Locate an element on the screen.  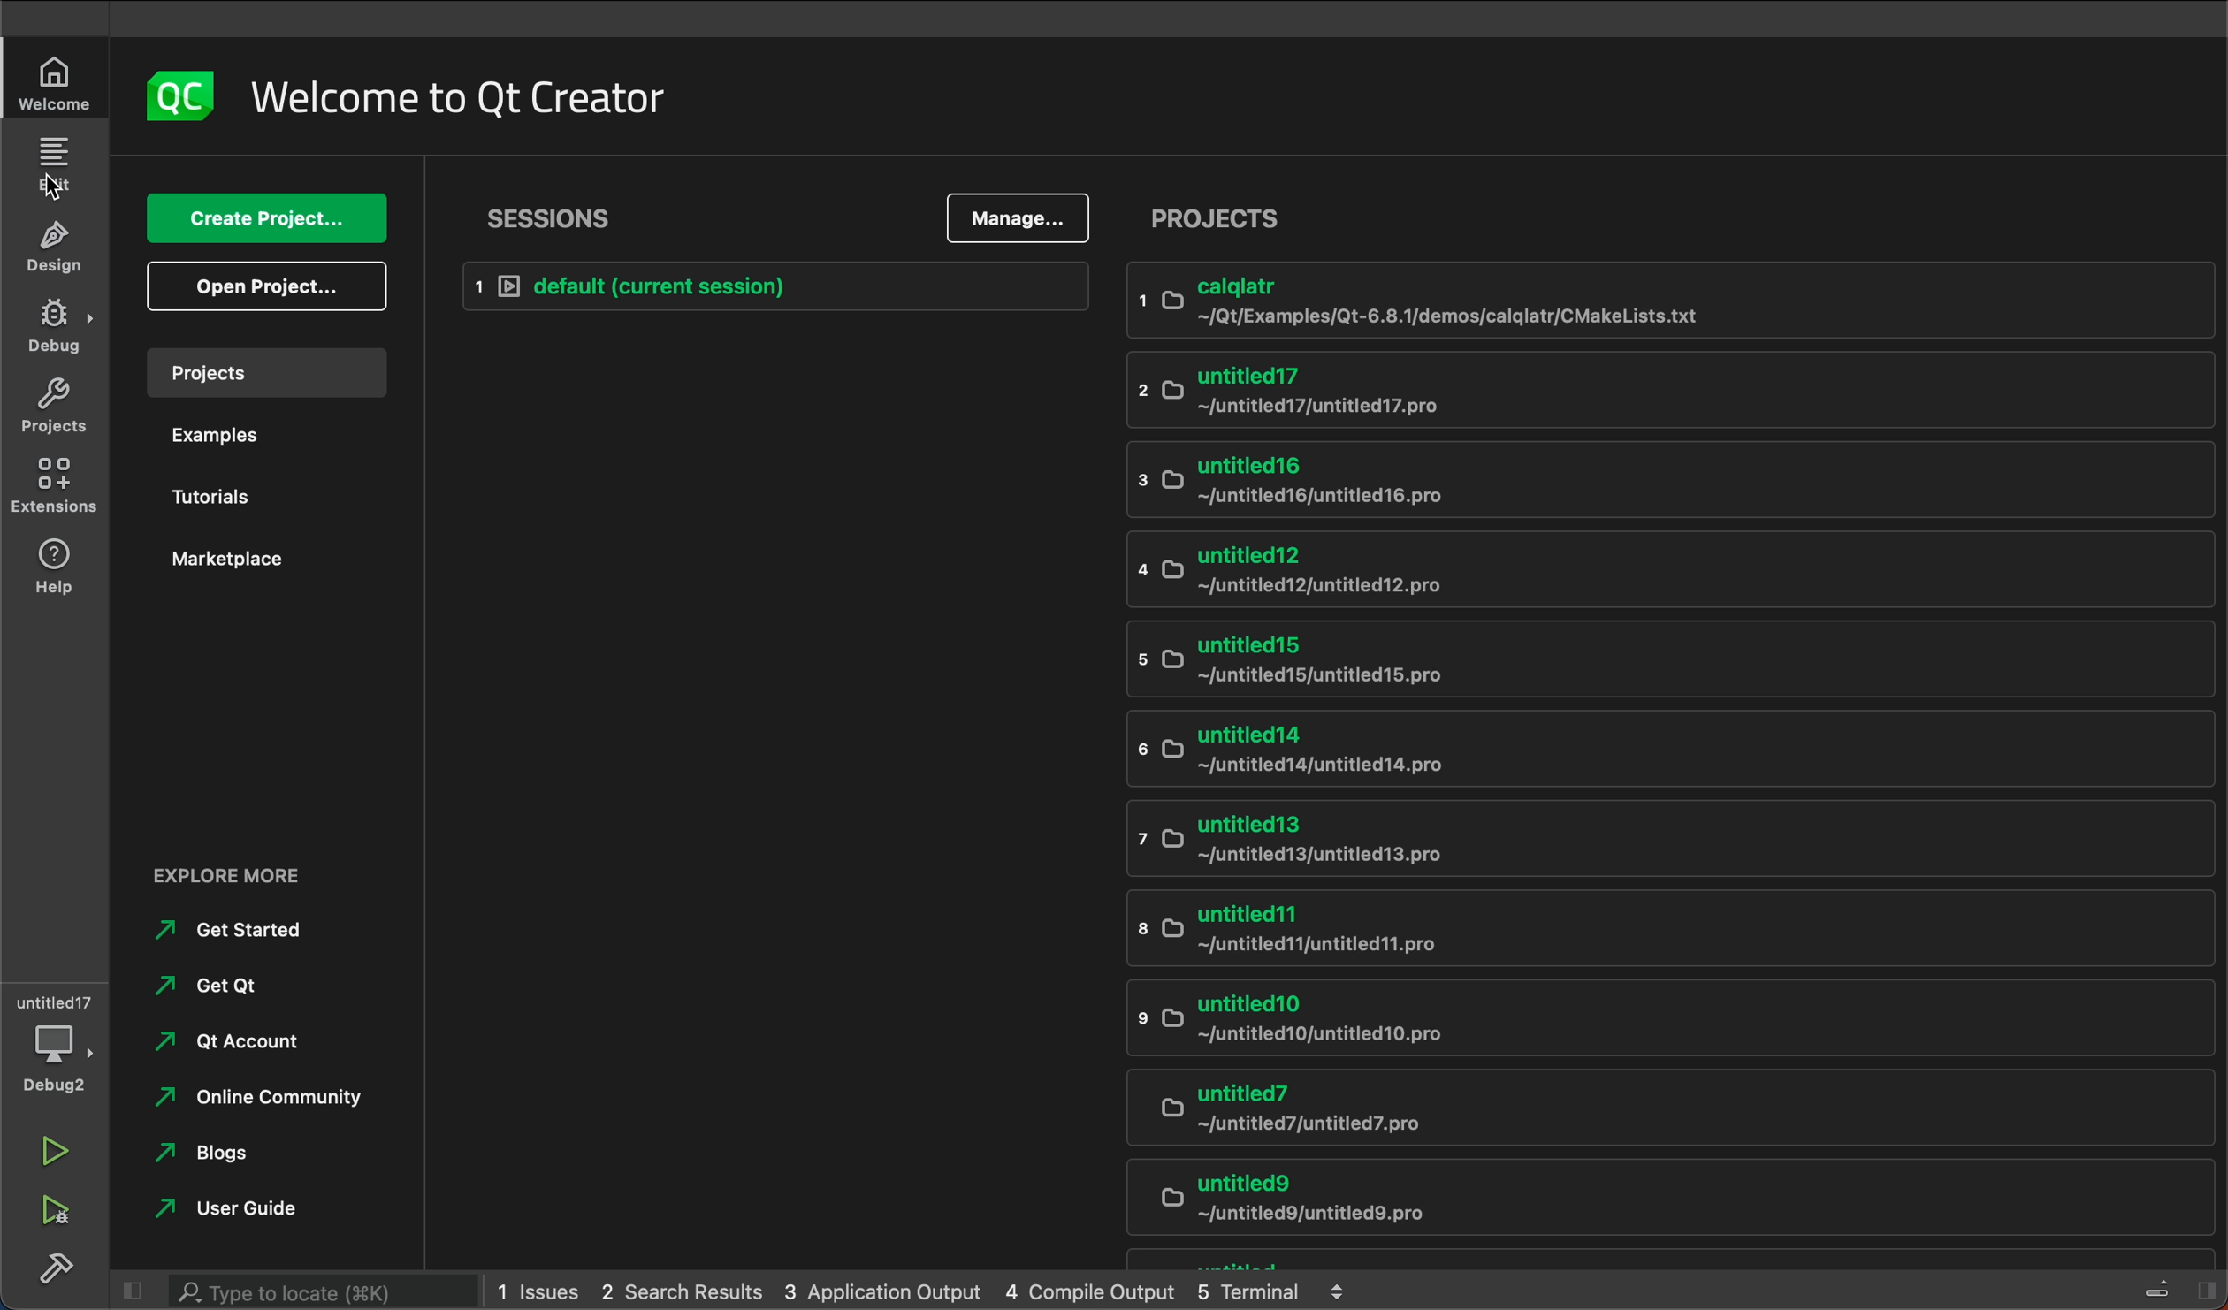
extensions is located at coordinates (59, 490).